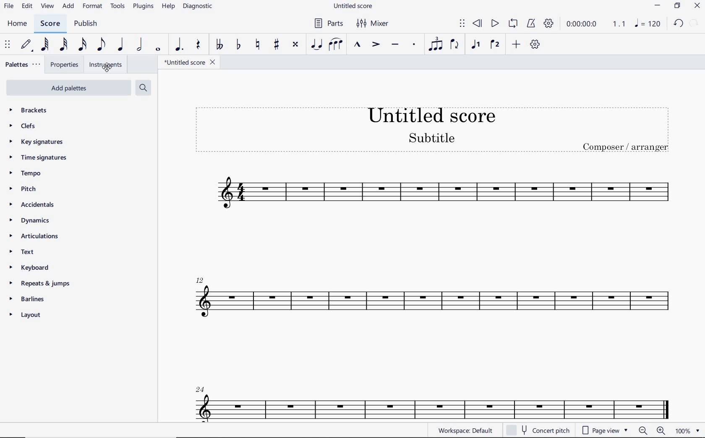 The height and width of the screenshot is (438, 705). What do you see at coordinates (26, 45) in the screenshot?
I see `DEFAULT (STEP TIME)` at bounding box center [26, 45].